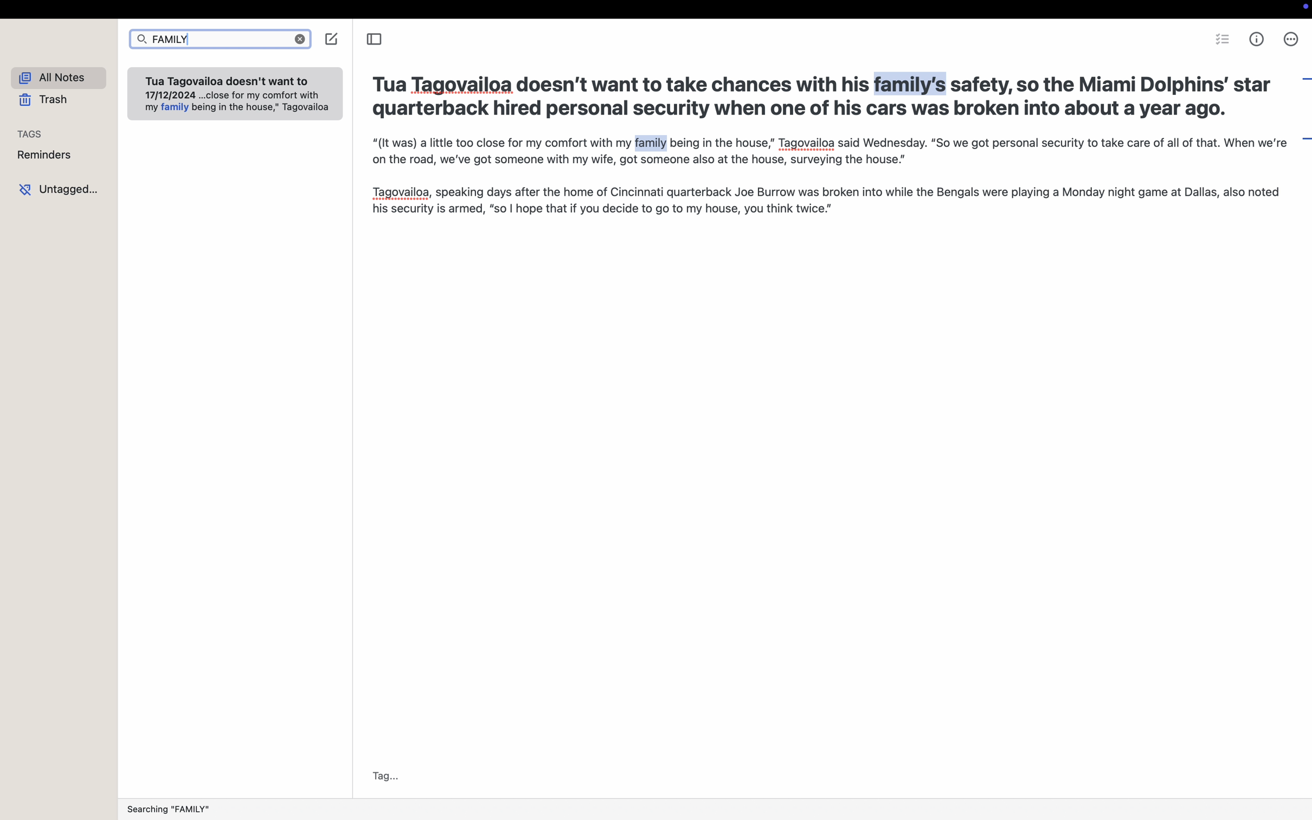  What do you see at coordinates (194, 43) in the screenshot?
I see `text cursor` at bounding box center [194, 43].